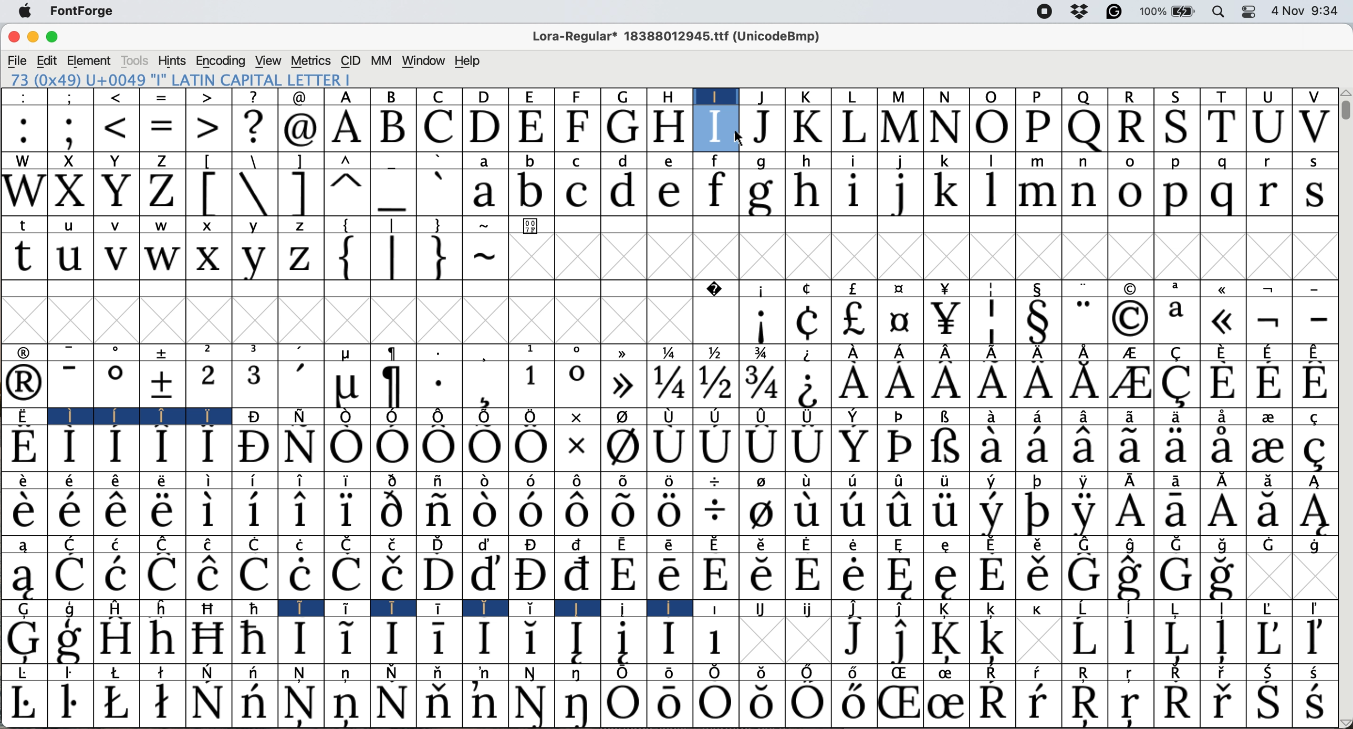  What do you see at coordinates (1219, 13) in the screenshot?
I see `spotlight search` at bounding box center [1219, 13].